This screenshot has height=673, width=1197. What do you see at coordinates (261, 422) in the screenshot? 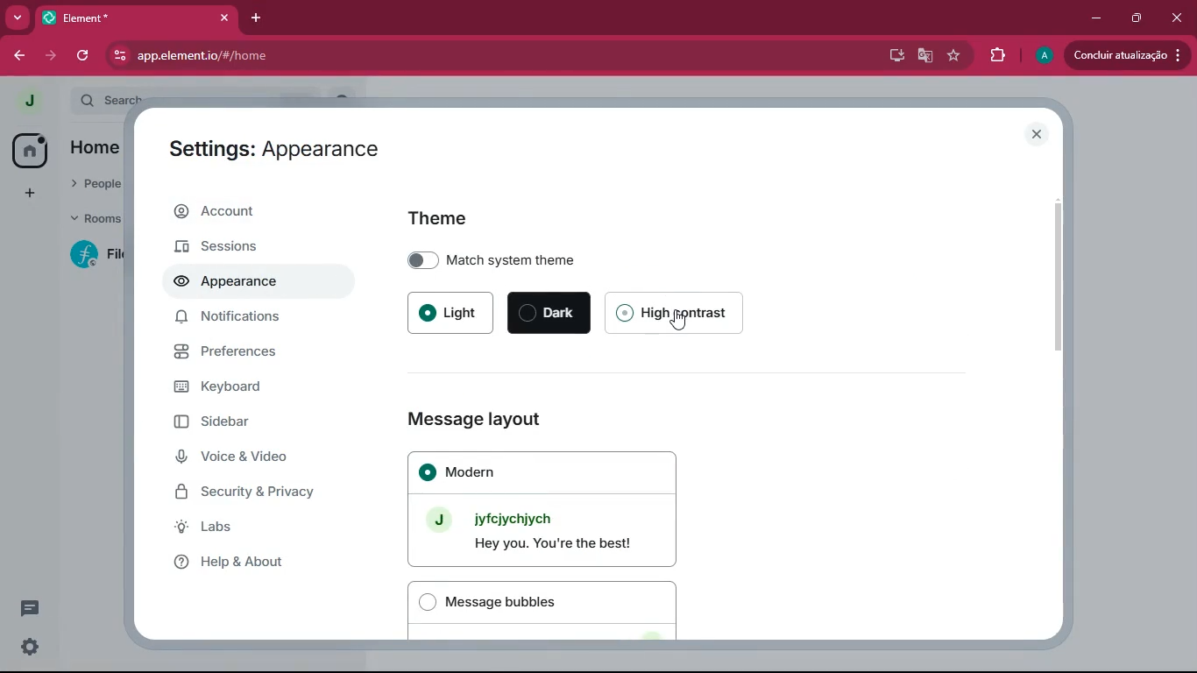
I see `sidebar` at bounding box center [261, 422].